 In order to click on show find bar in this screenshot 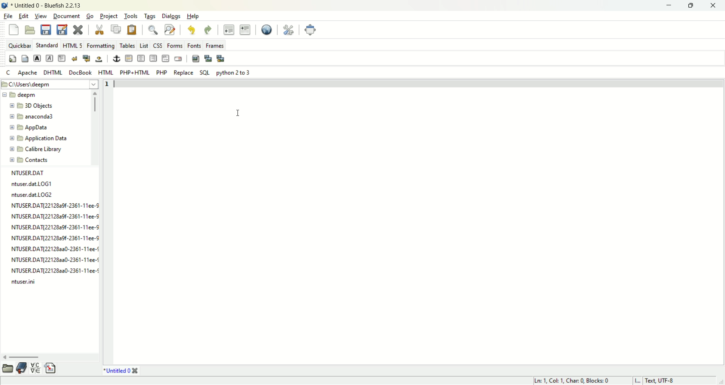, I will do `click(154, 30)`.